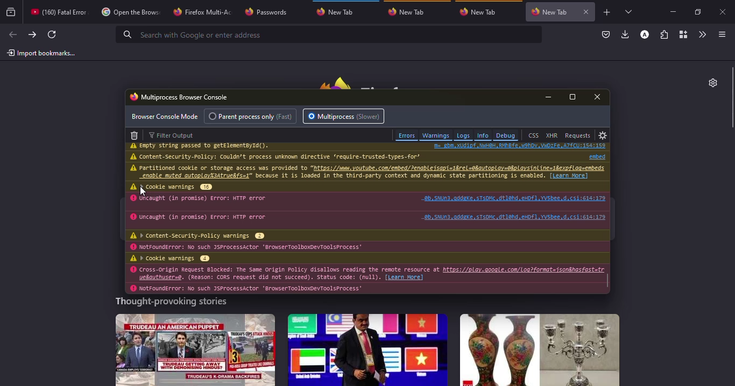 Image resolution: width=735 pixels, height=386 pixels. I want to click on bin, so click(135, 134).